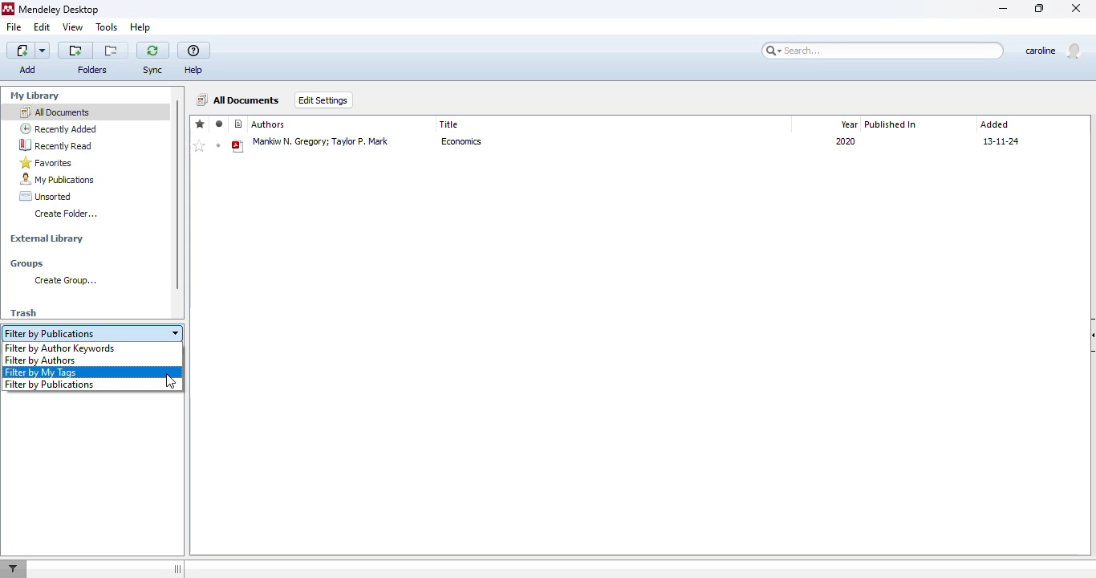 Image resolution: width=1096 pixels, height=578 pixels. What do you see at coordinates (1076, 8) in the screenshot?
I see `close` at bounding box center [1076, 8].